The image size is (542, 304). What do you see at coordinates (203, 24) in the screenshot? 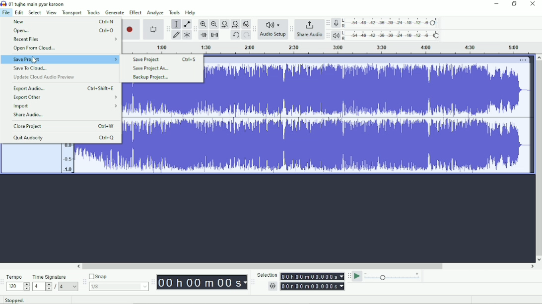
I see `Zoom In` at bounding box center [203, 24].